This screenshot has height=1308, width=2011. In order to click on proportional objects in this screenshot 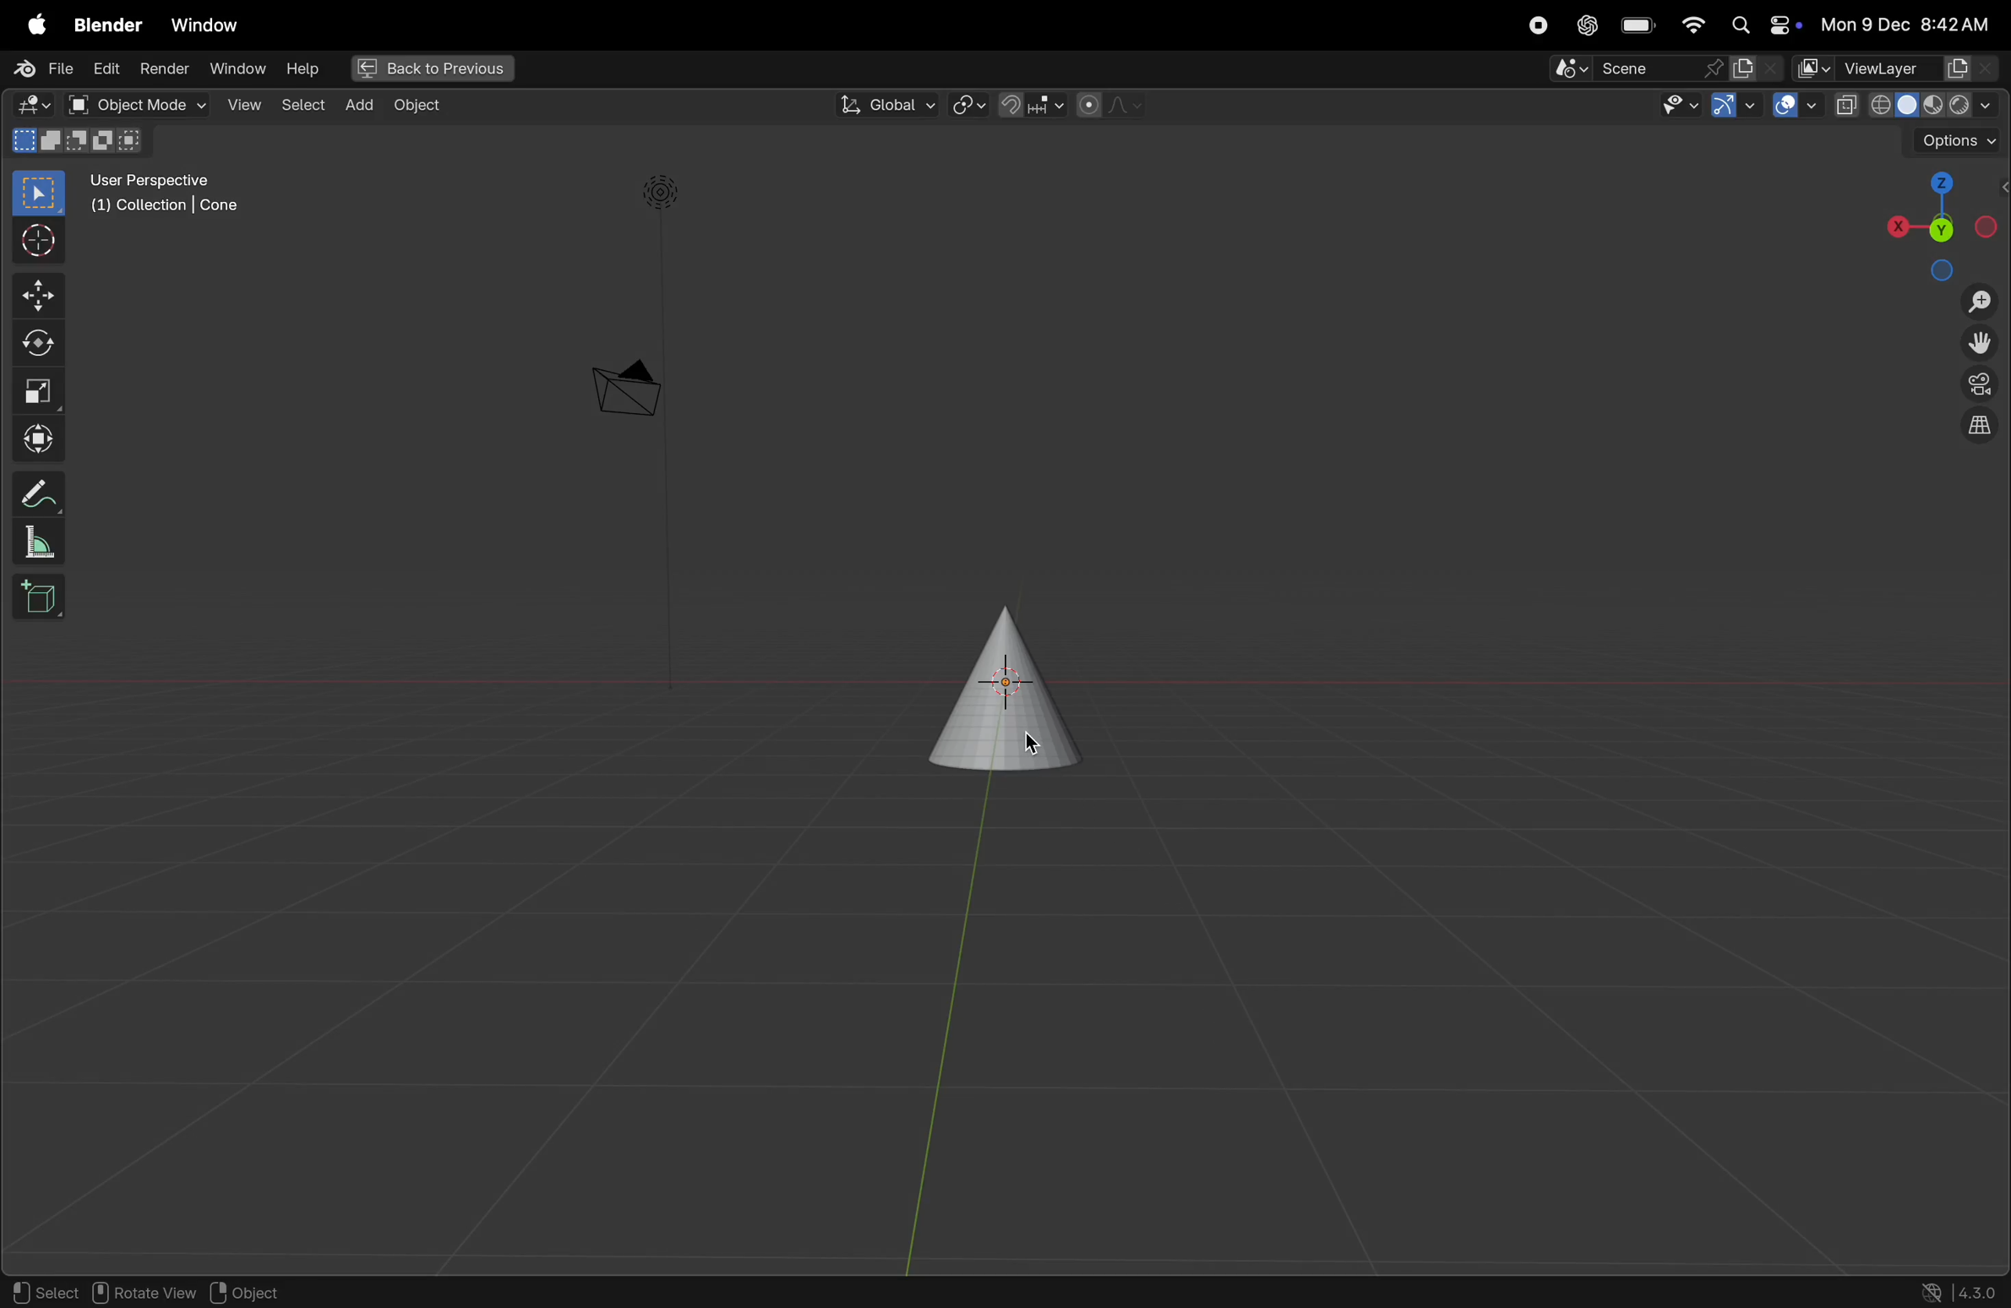, I will do `click(1114, 105)`.